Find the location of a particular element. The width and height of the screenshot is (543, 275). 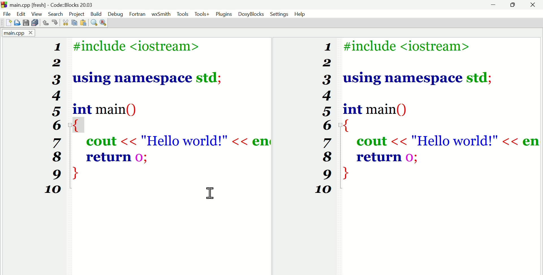

Search is located at coordinates (56, 13).